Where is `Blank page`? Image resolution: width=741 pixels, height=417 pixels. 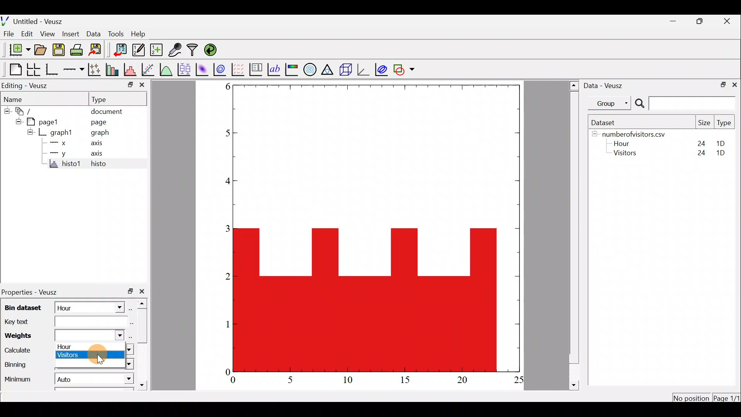 Blank page is located at coordinates (13, 69).